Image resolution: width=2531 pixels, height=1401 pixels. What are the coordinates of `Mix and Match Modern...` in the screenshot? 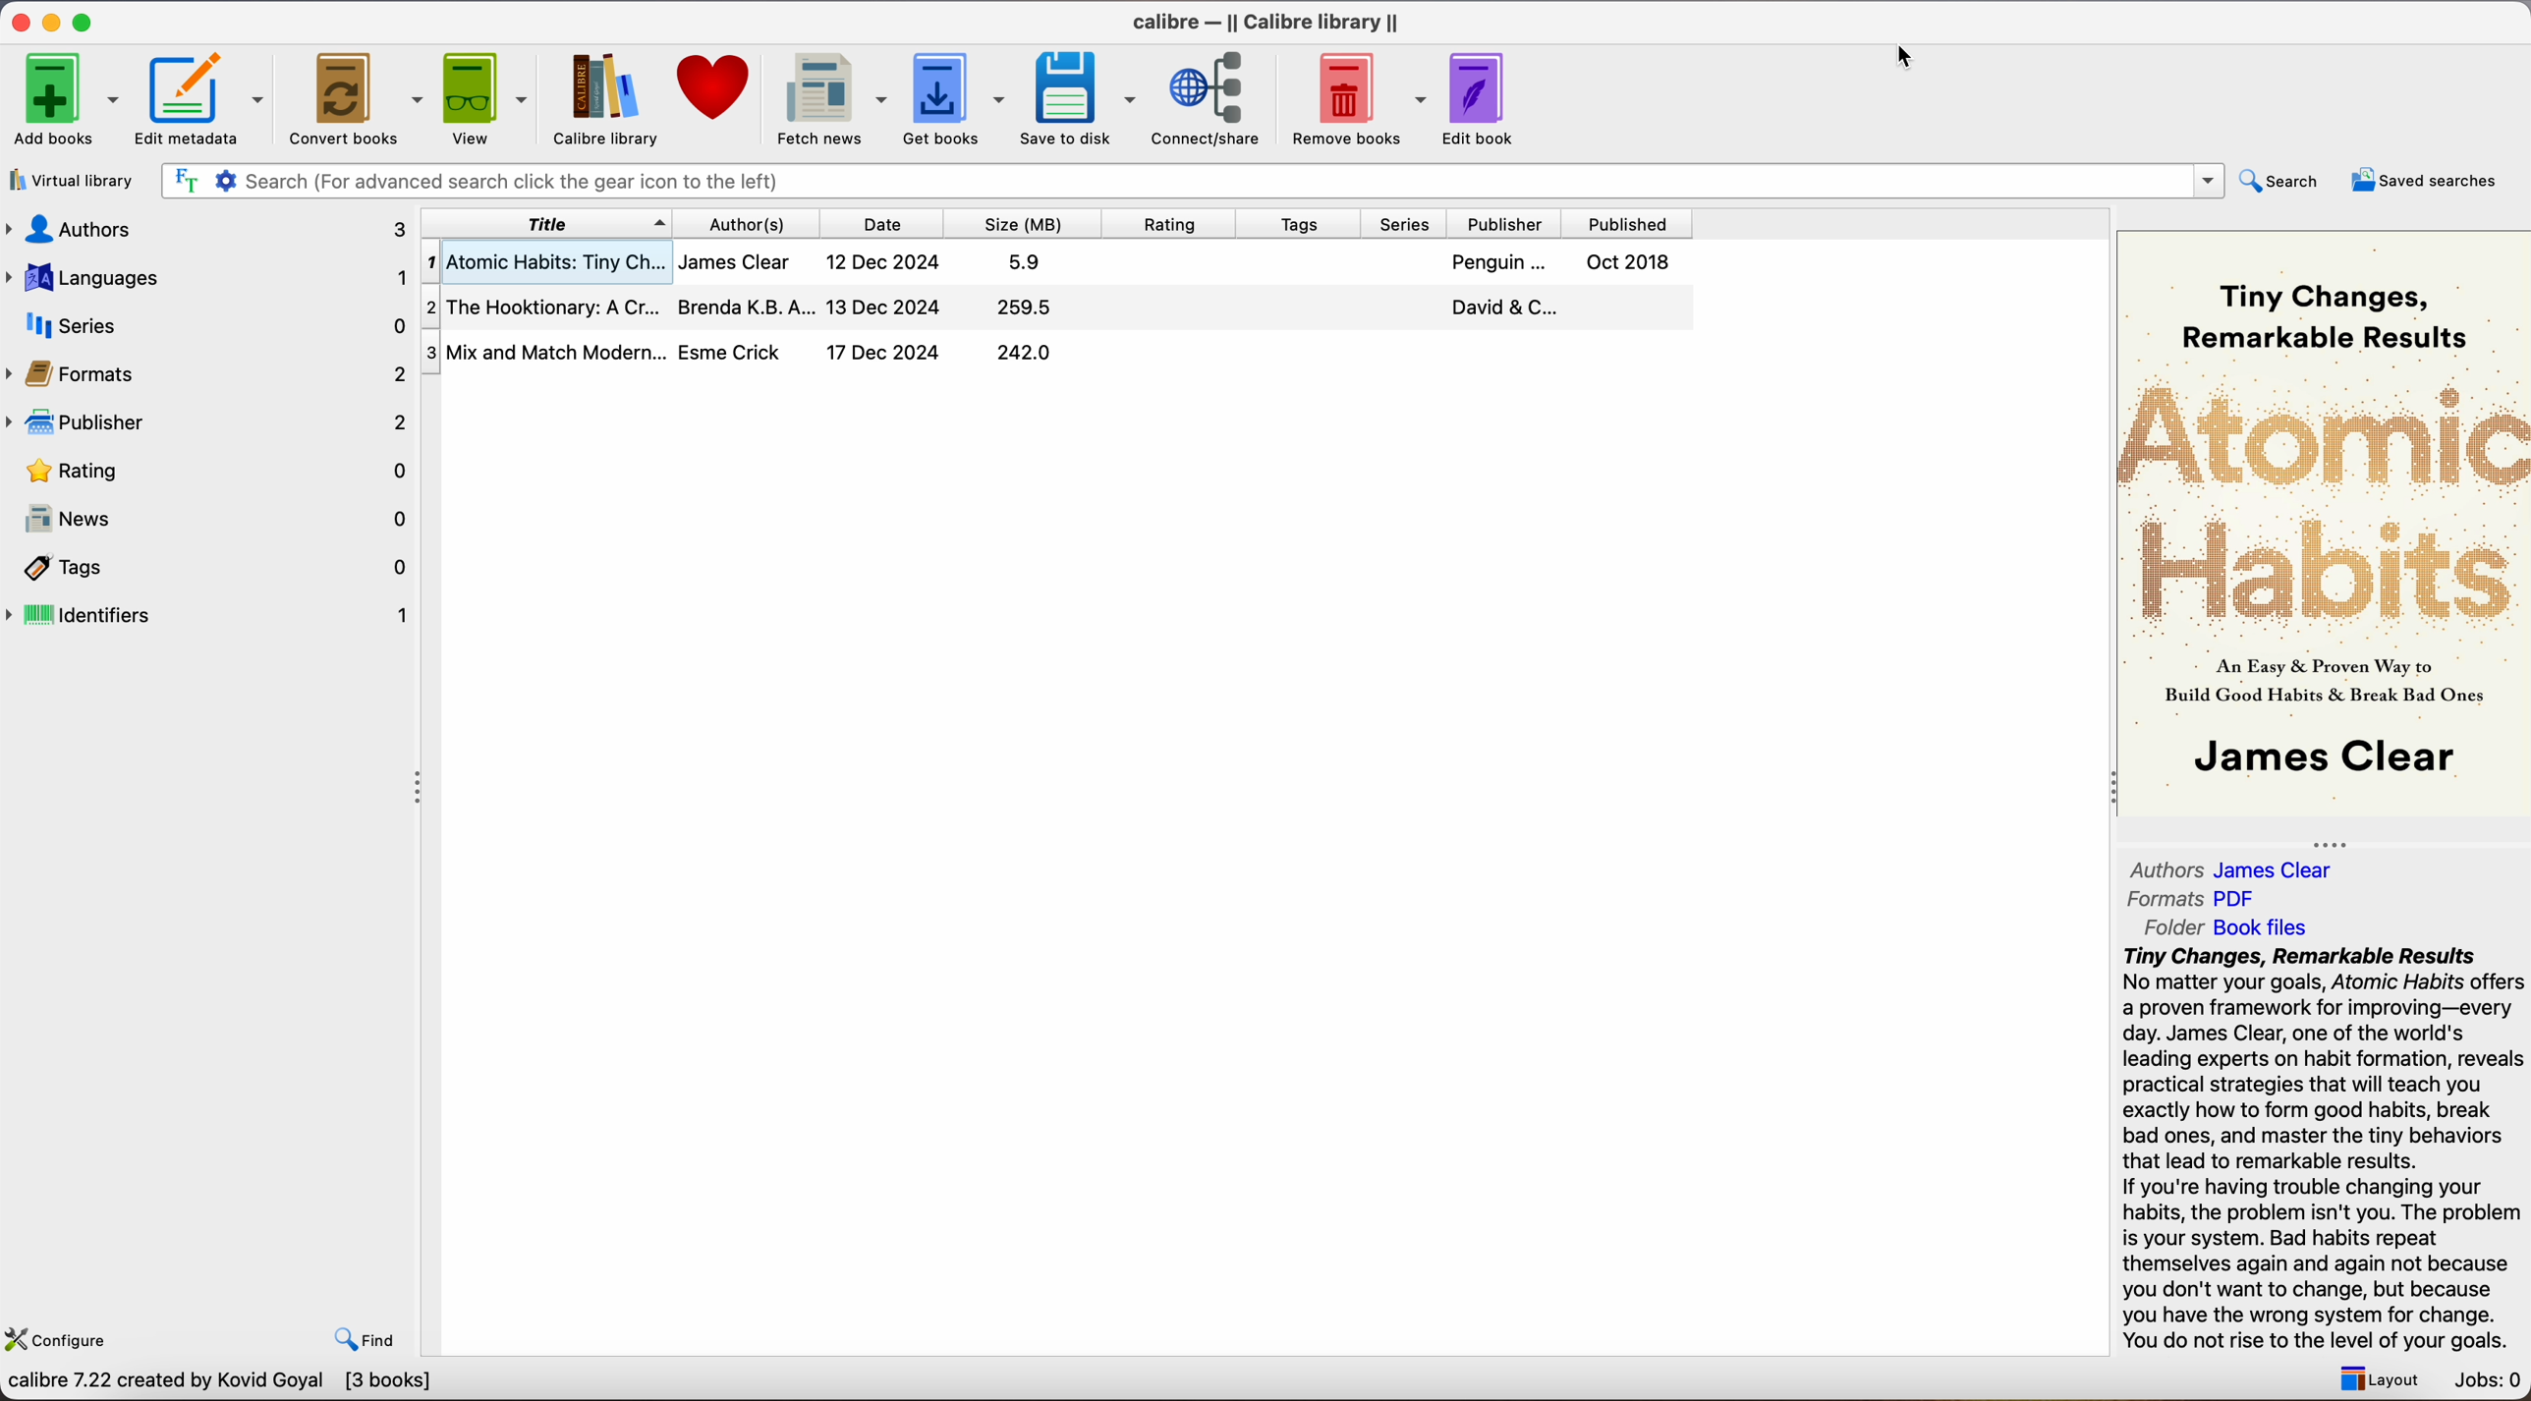 It's located at (748, 354).